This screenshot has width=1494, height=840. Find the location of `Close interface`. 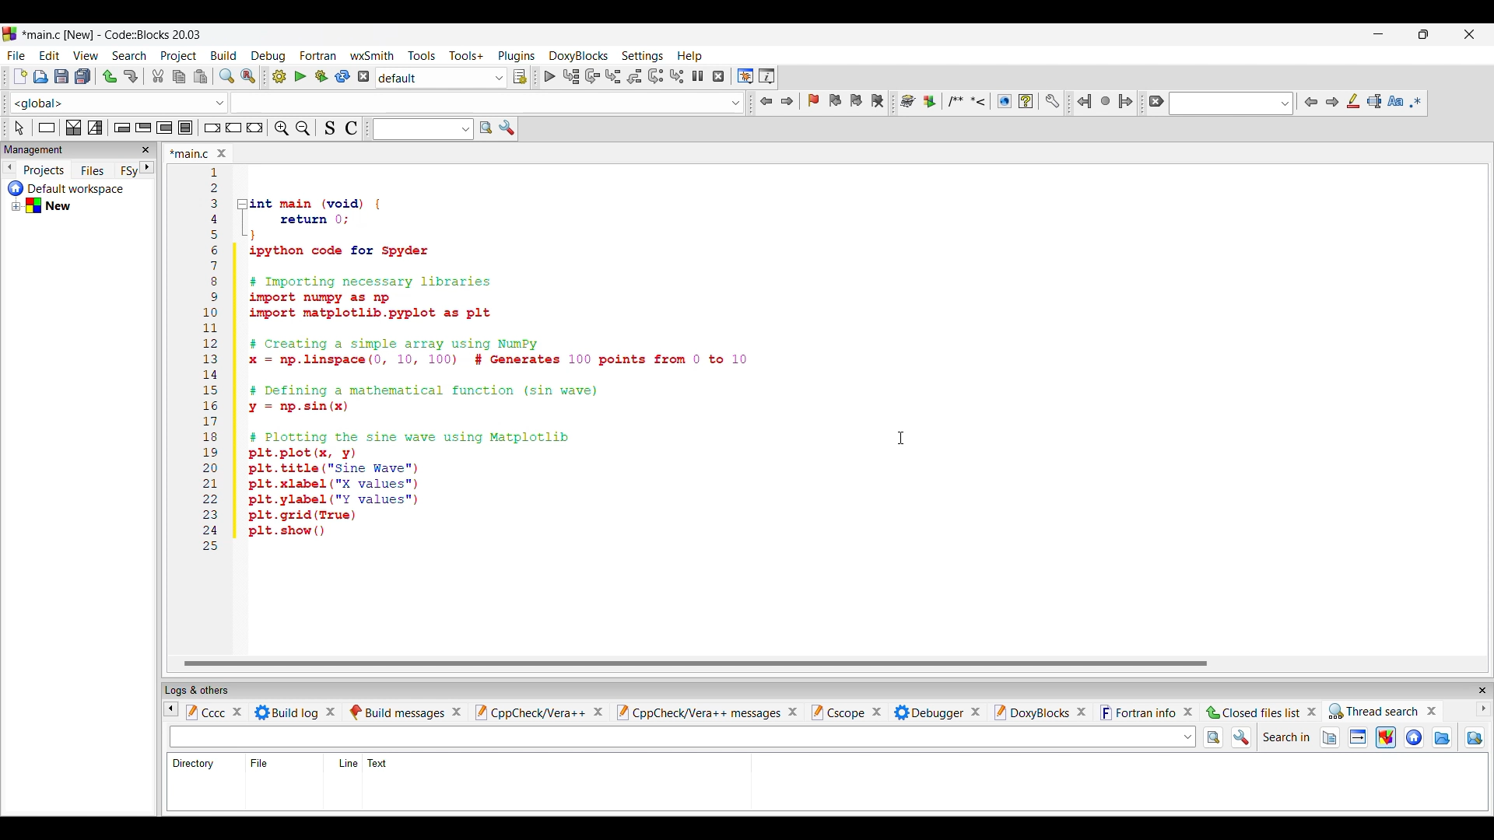

Close interface is located at coordinates (1470, 34).